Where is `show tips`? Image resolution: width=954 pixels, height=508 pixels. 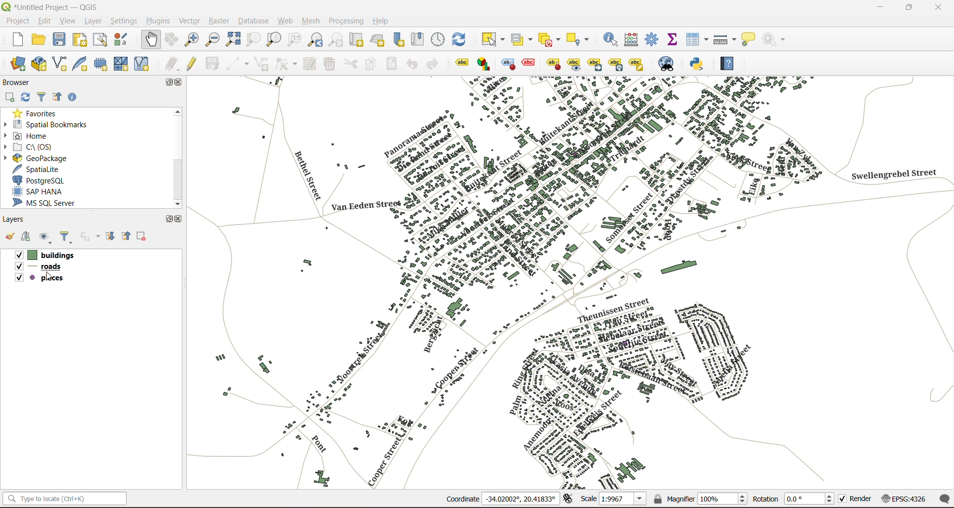
show tips is located at coordinates (749, 40).